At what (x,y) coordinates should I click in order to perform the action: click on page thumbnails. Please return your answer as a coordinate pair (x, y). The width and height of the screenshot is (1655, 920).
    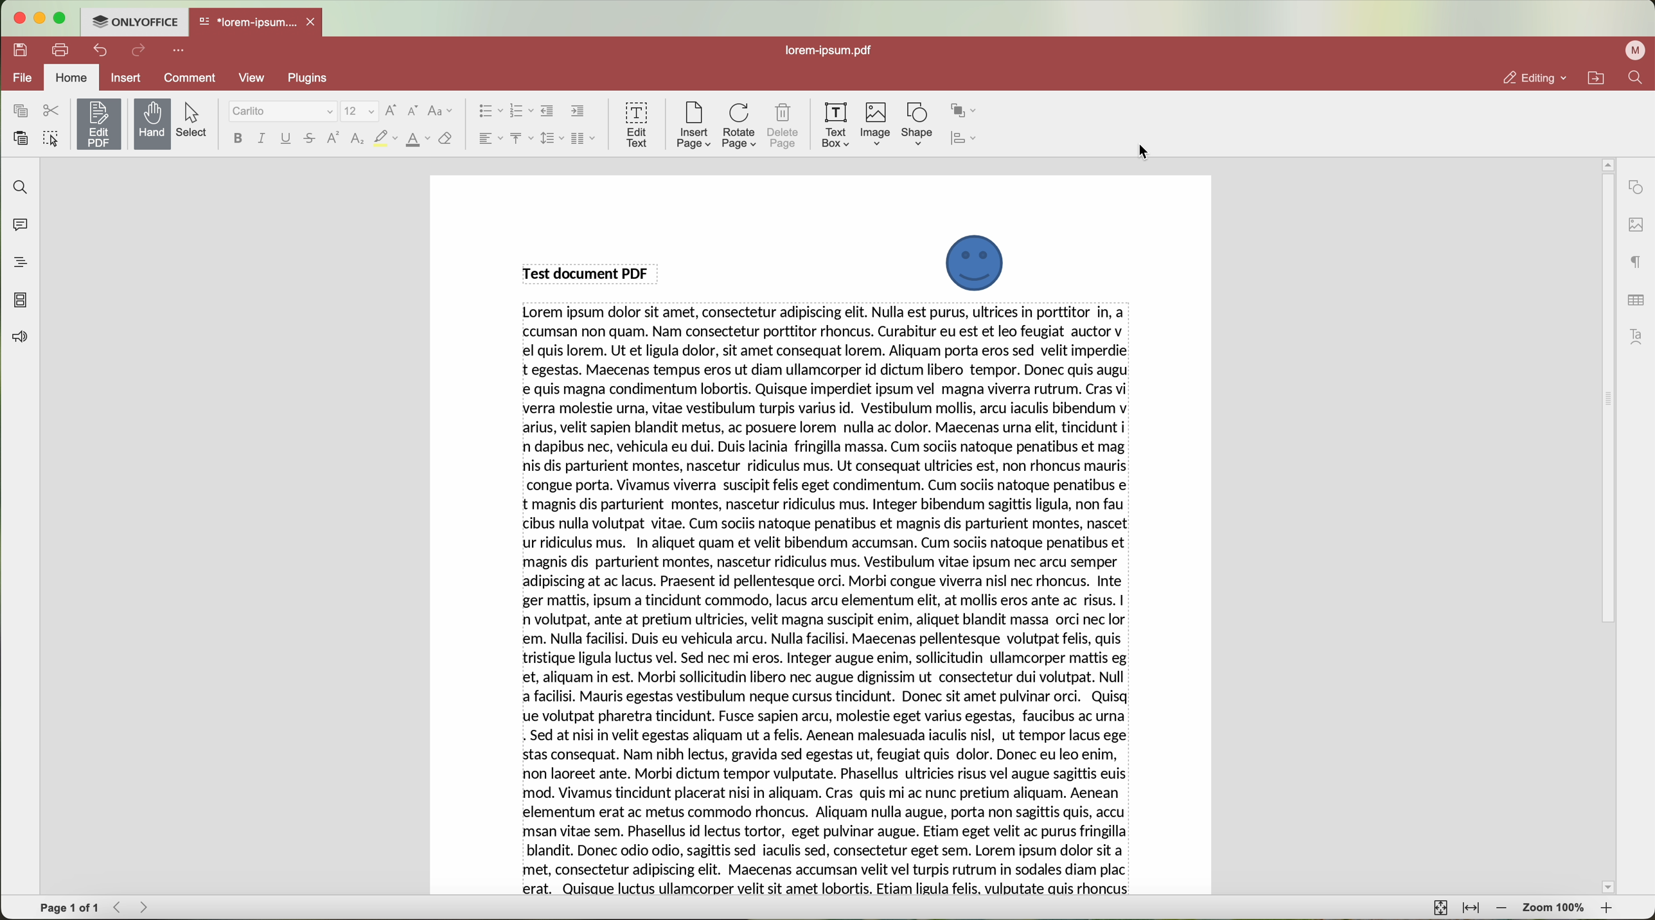
    Looking at the image, I should click on (21, 301).